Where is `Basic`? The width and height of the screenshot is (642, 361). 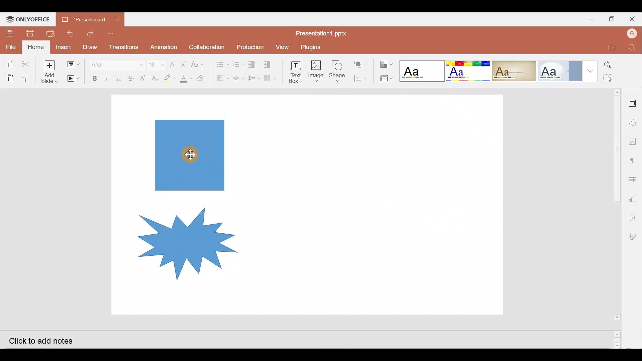 Basic is located at coordinates (467, 71).